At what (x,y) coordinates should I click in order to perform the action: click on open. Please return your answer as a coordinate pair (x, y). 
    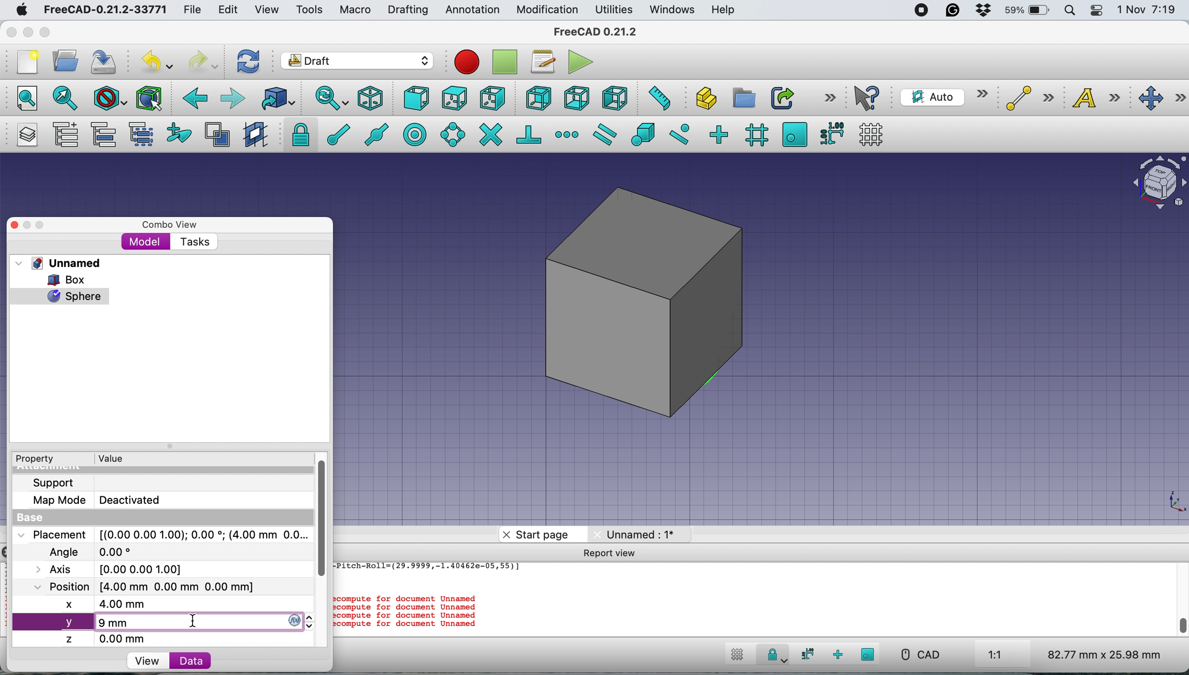
    Looking at the image, I should click on (69, 60).